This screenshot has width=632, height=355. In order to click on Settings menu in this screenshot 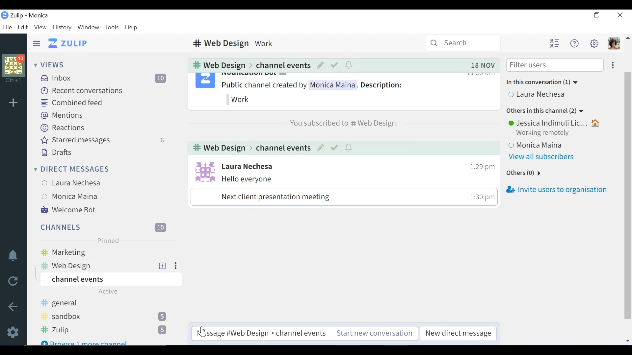, I will do `click(594, 43)`.